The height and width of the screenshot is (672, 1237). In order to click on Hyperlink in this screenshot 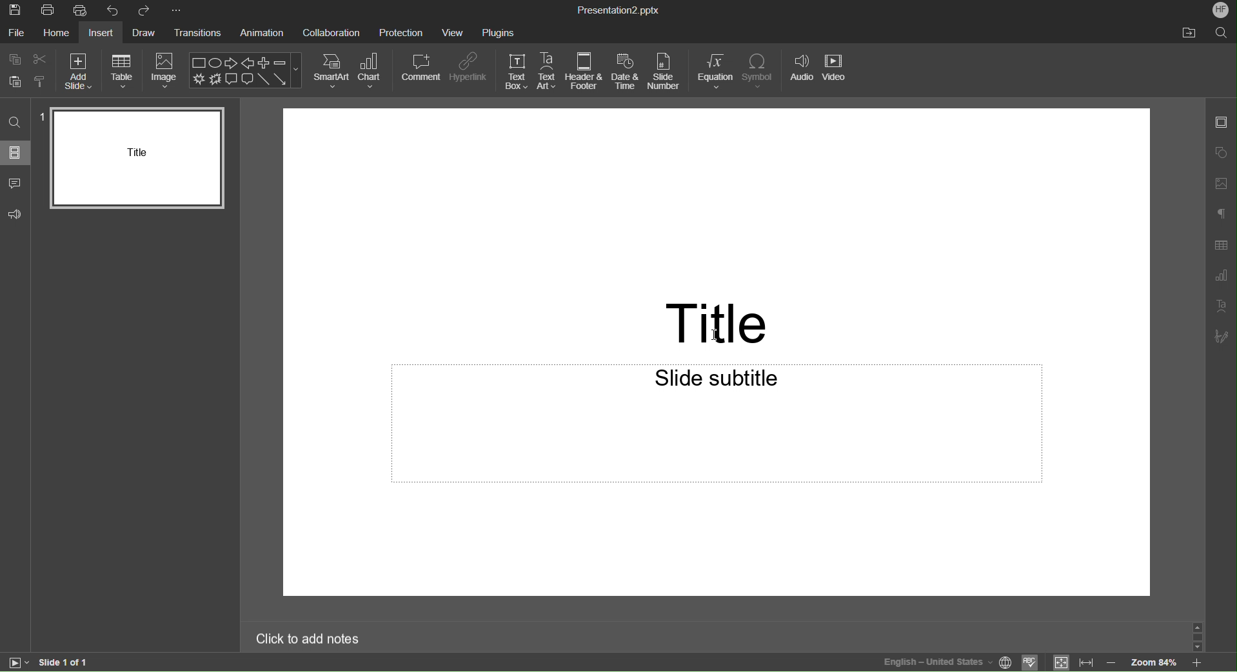, I will do `click(471, 71)`.